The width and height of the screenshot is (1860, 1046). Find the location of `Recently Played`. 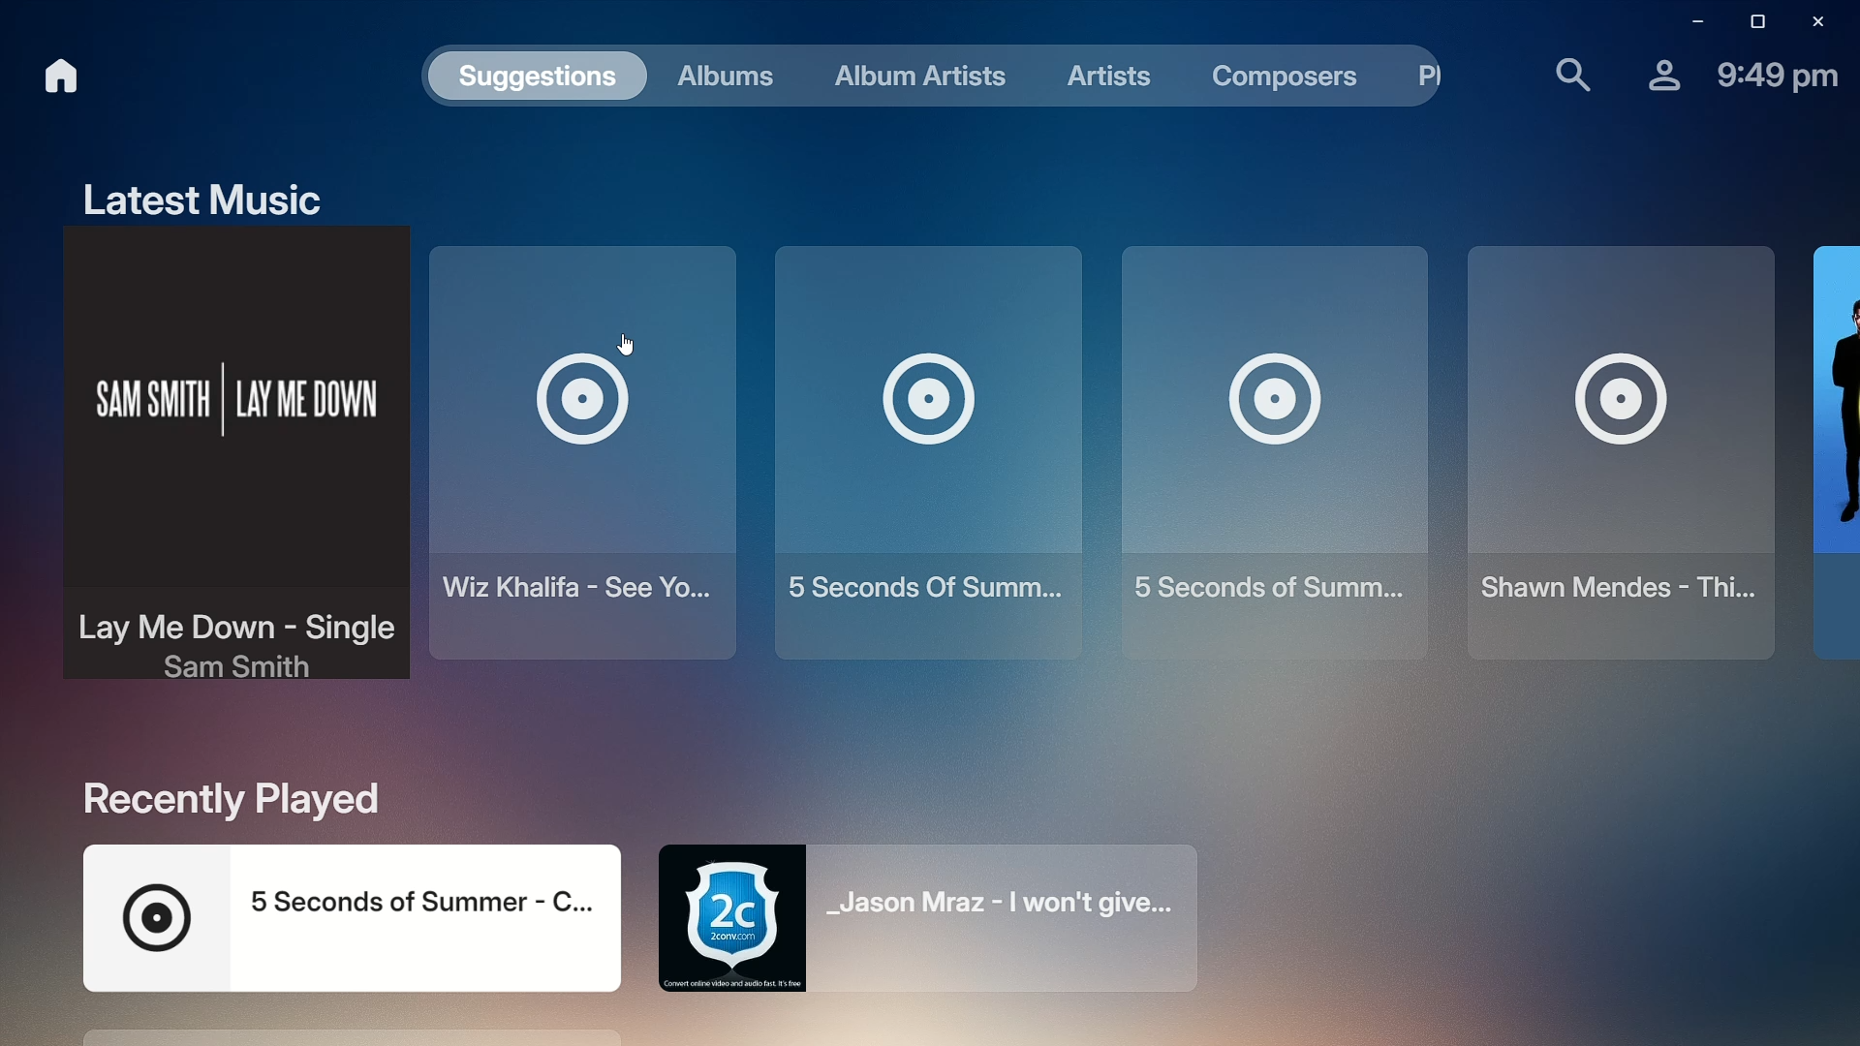

Recently Played is located at coordinates (230, 798).